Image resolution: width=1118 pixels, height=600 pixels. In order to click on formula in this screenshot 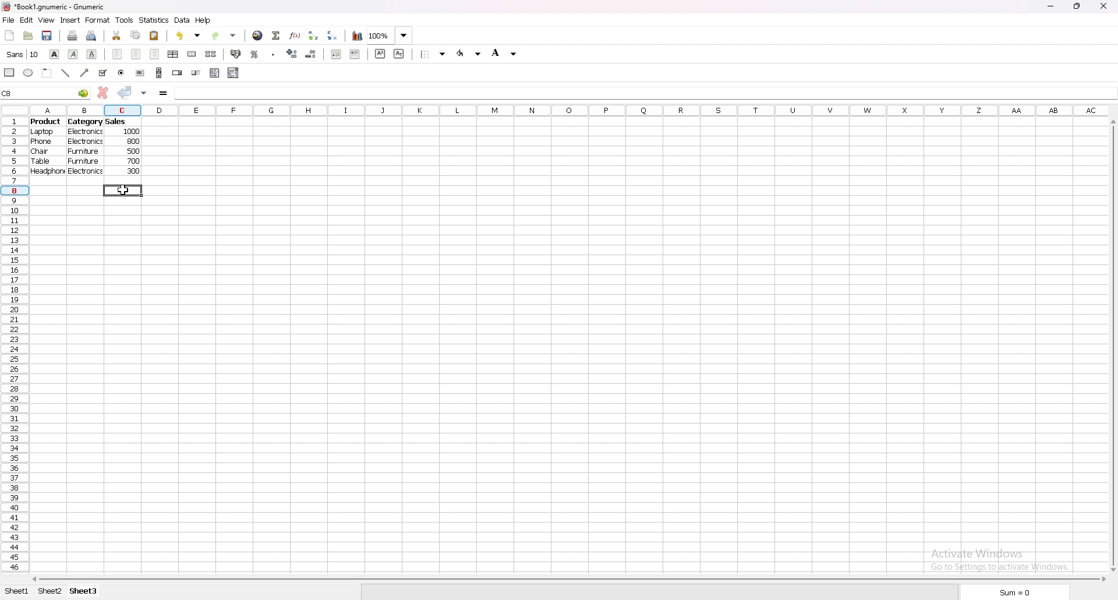, I will do `click(164, 93)`.